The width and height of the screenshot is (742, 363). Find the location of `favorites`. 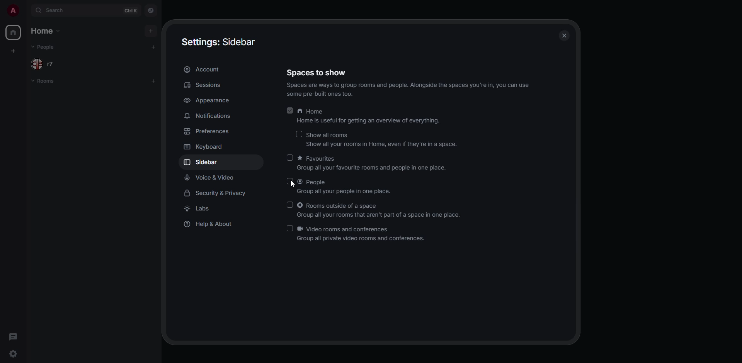

favorites is located at coordinates (376, 163).